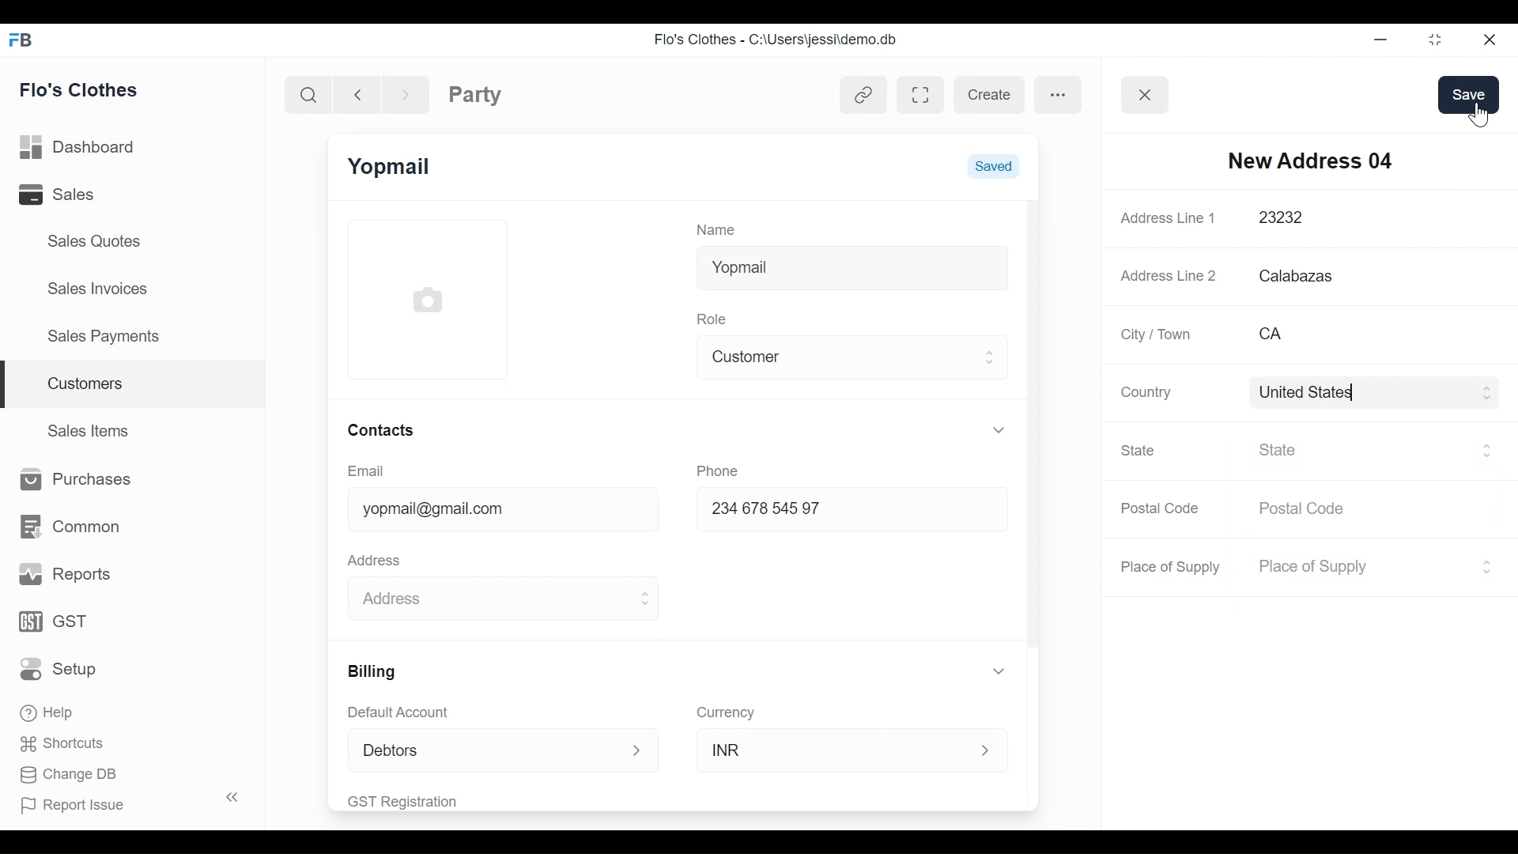  I want to click on Expand, so click(999, 429).